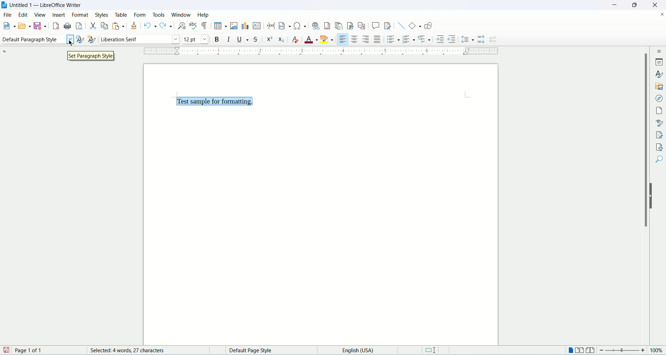  I want to click on insert, so click(60, 16).